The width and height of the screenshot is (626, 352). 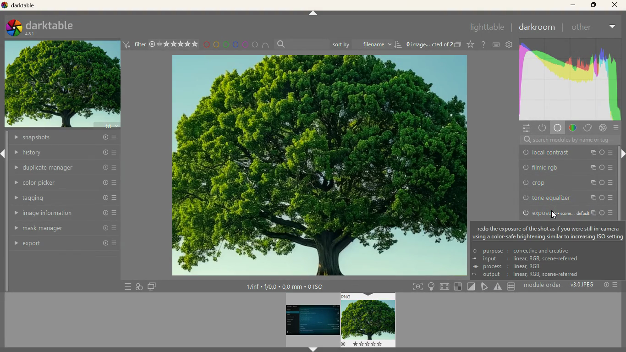 What do you see at coordinates (615, 129) in the screenshot?
I see `more` at bounding box center [615, 129].